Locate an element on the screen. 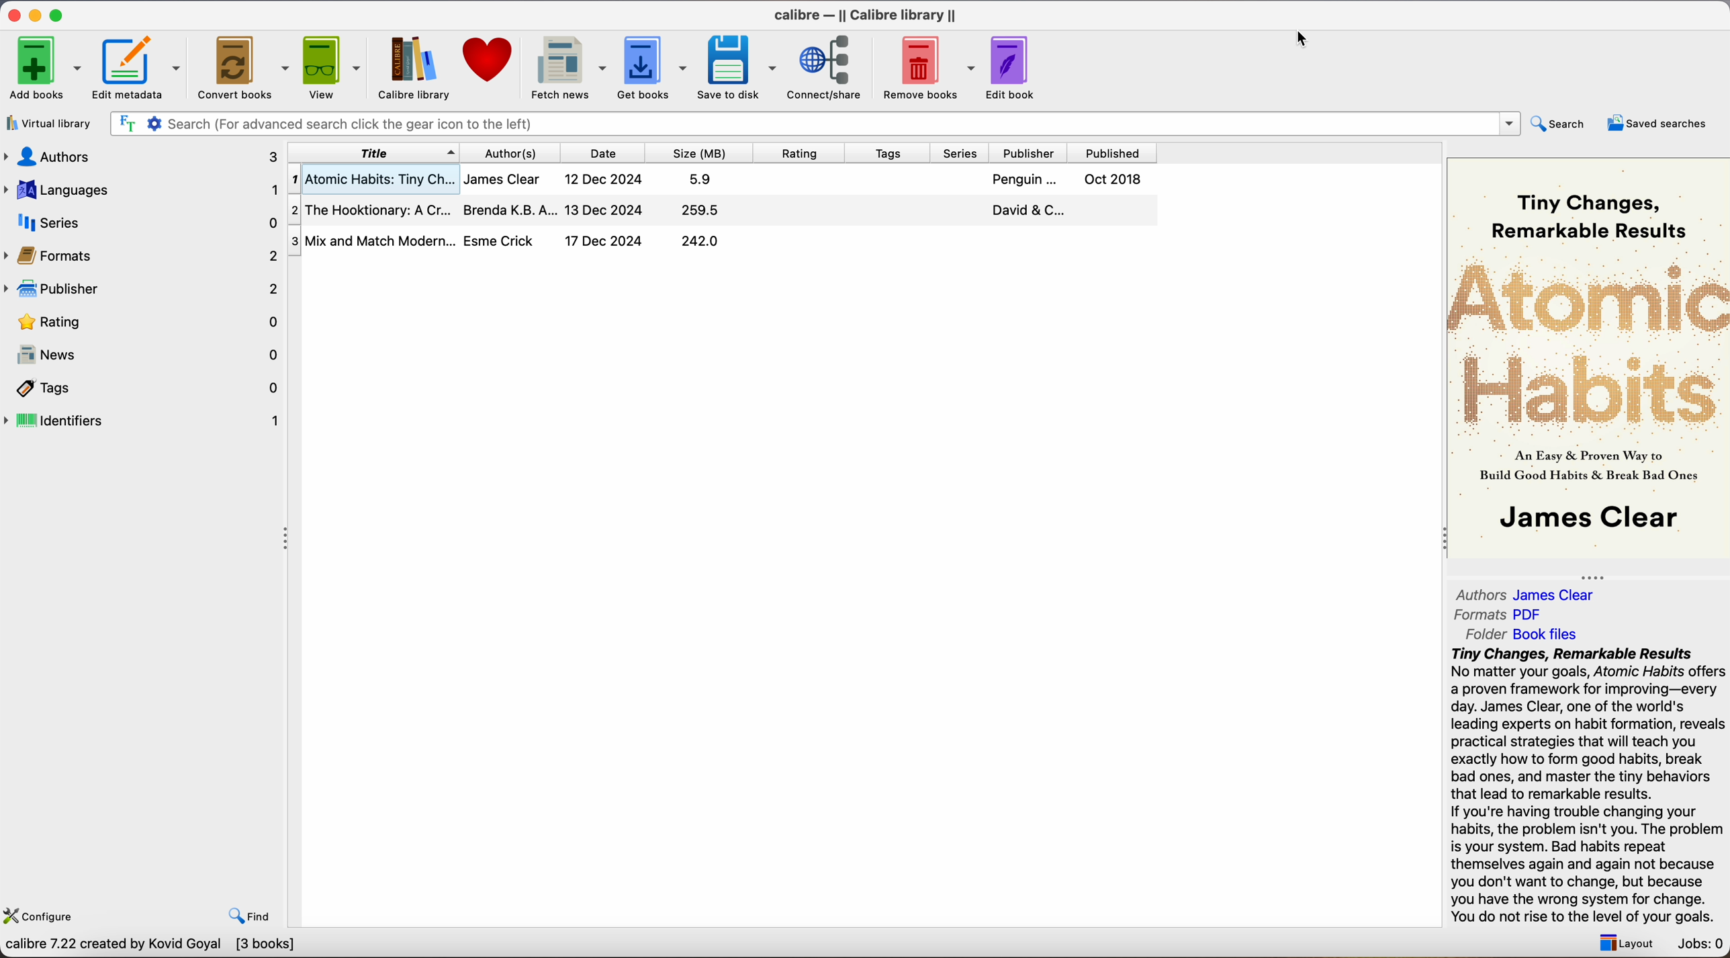 The width and height of the screenshot is (1730, 958). tags is located at coordinates (891, 154).